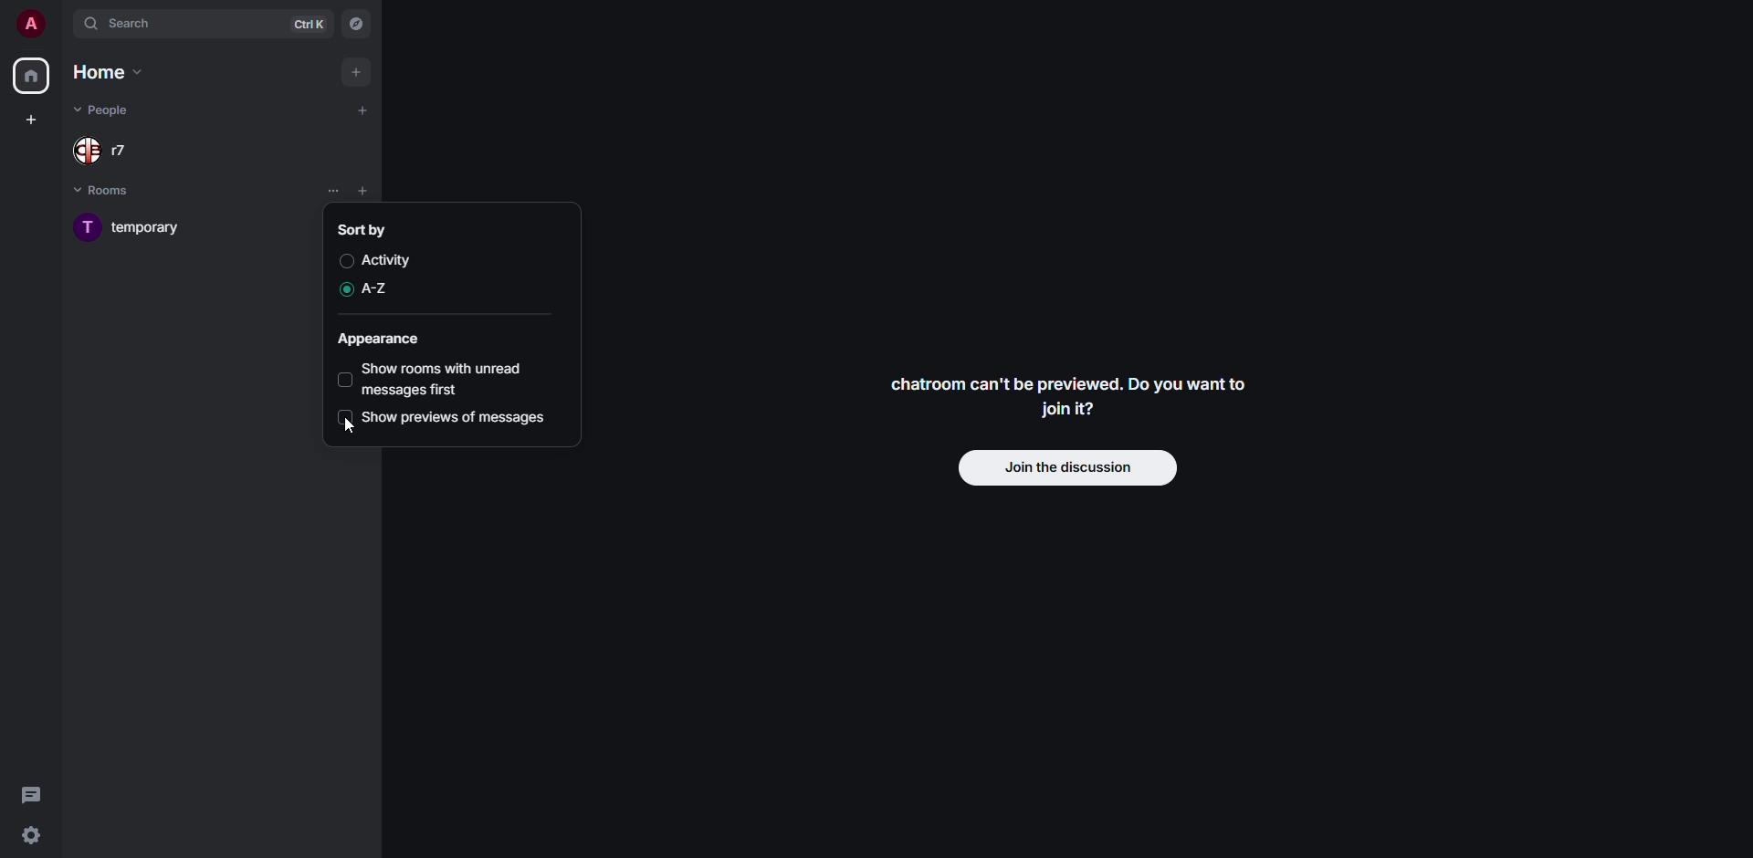 Image resolution: width=1753 pixels, height=858 pixels. Describe the element at coordinates (312, 26) in the screenshot. I see `ctrl K` at that location.